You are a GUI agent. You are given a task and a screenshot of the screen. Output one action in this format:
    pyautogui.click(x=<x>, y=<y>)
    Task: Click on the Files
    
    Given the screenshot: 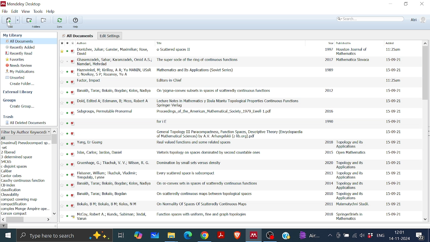 What is the action you would take?
    pyautogui.click(x=172, y=235)
    